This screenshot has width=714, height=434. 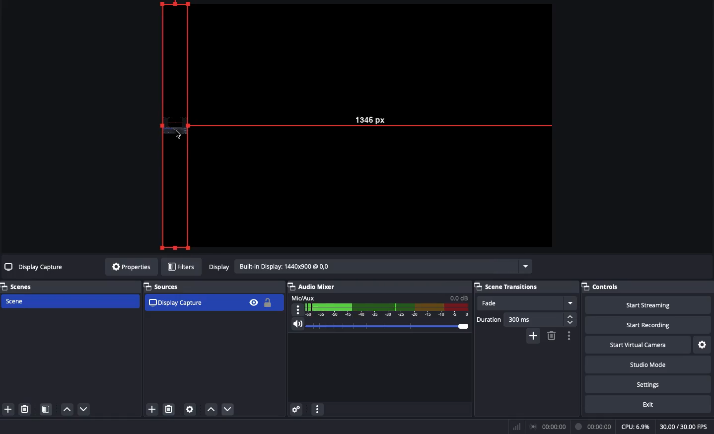 I want to click on Exit, so click(x=649, y=404).